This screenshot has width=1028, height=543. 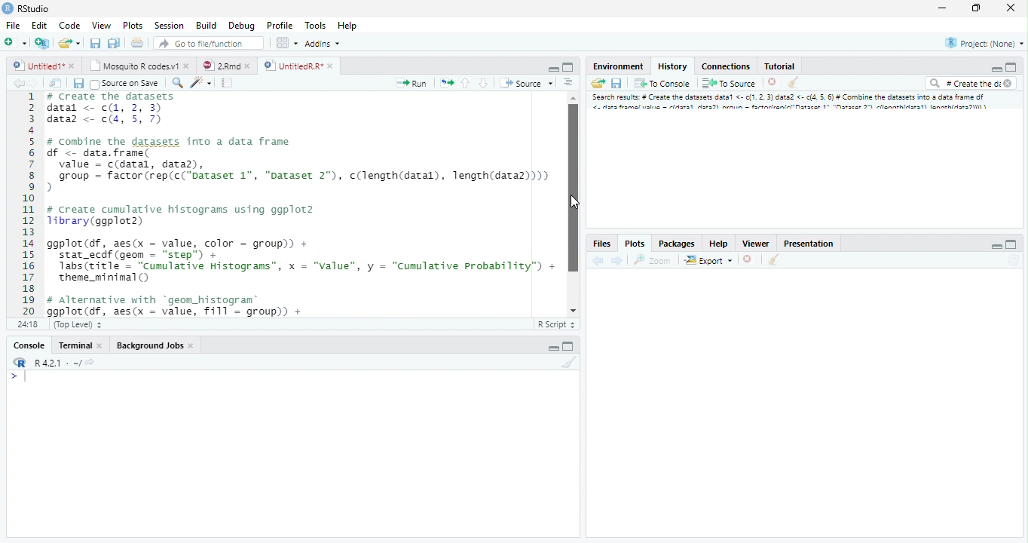 I want to click on Next, so click(x=32, y=86).